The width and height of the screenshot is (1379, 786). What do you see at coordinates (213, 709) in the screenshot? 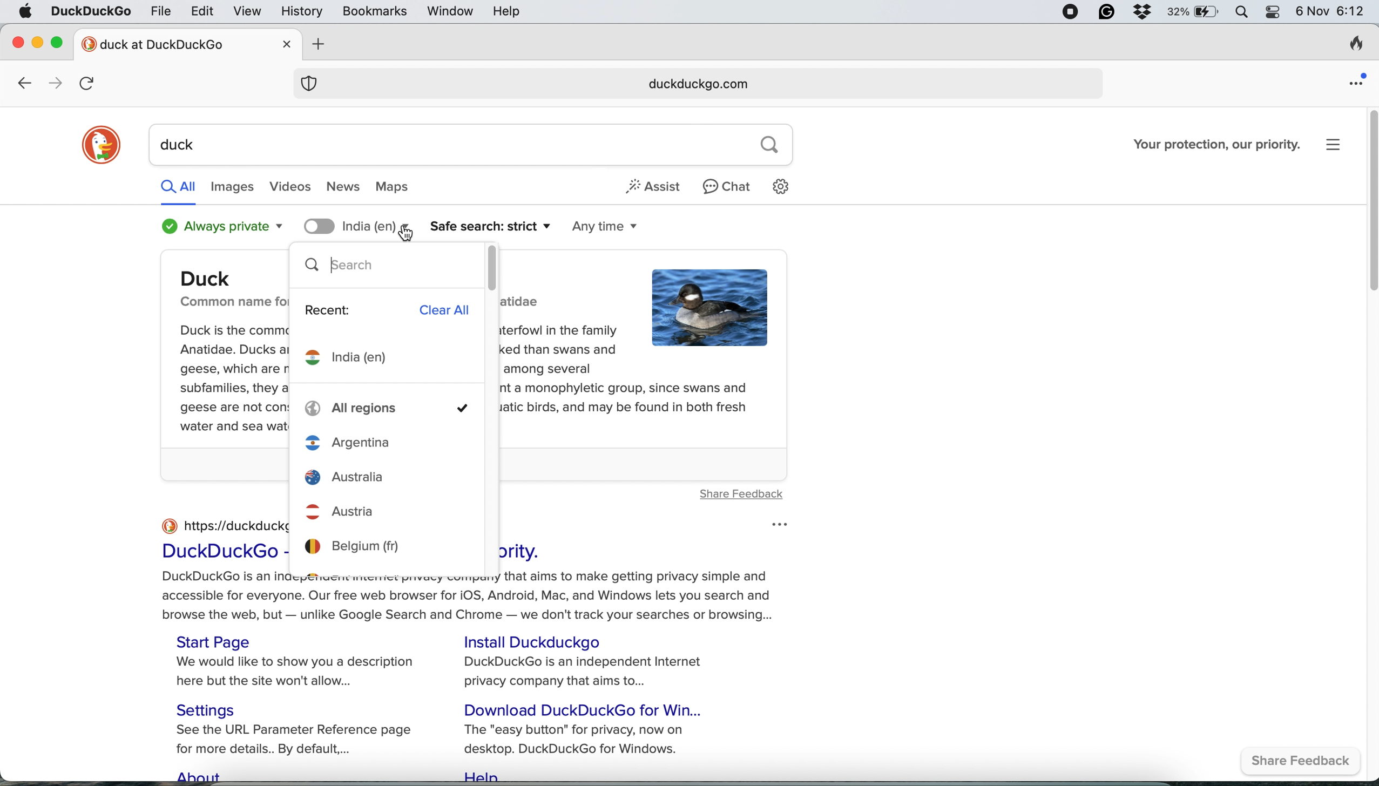
I see `Settings` at bounding box center [213, 709].